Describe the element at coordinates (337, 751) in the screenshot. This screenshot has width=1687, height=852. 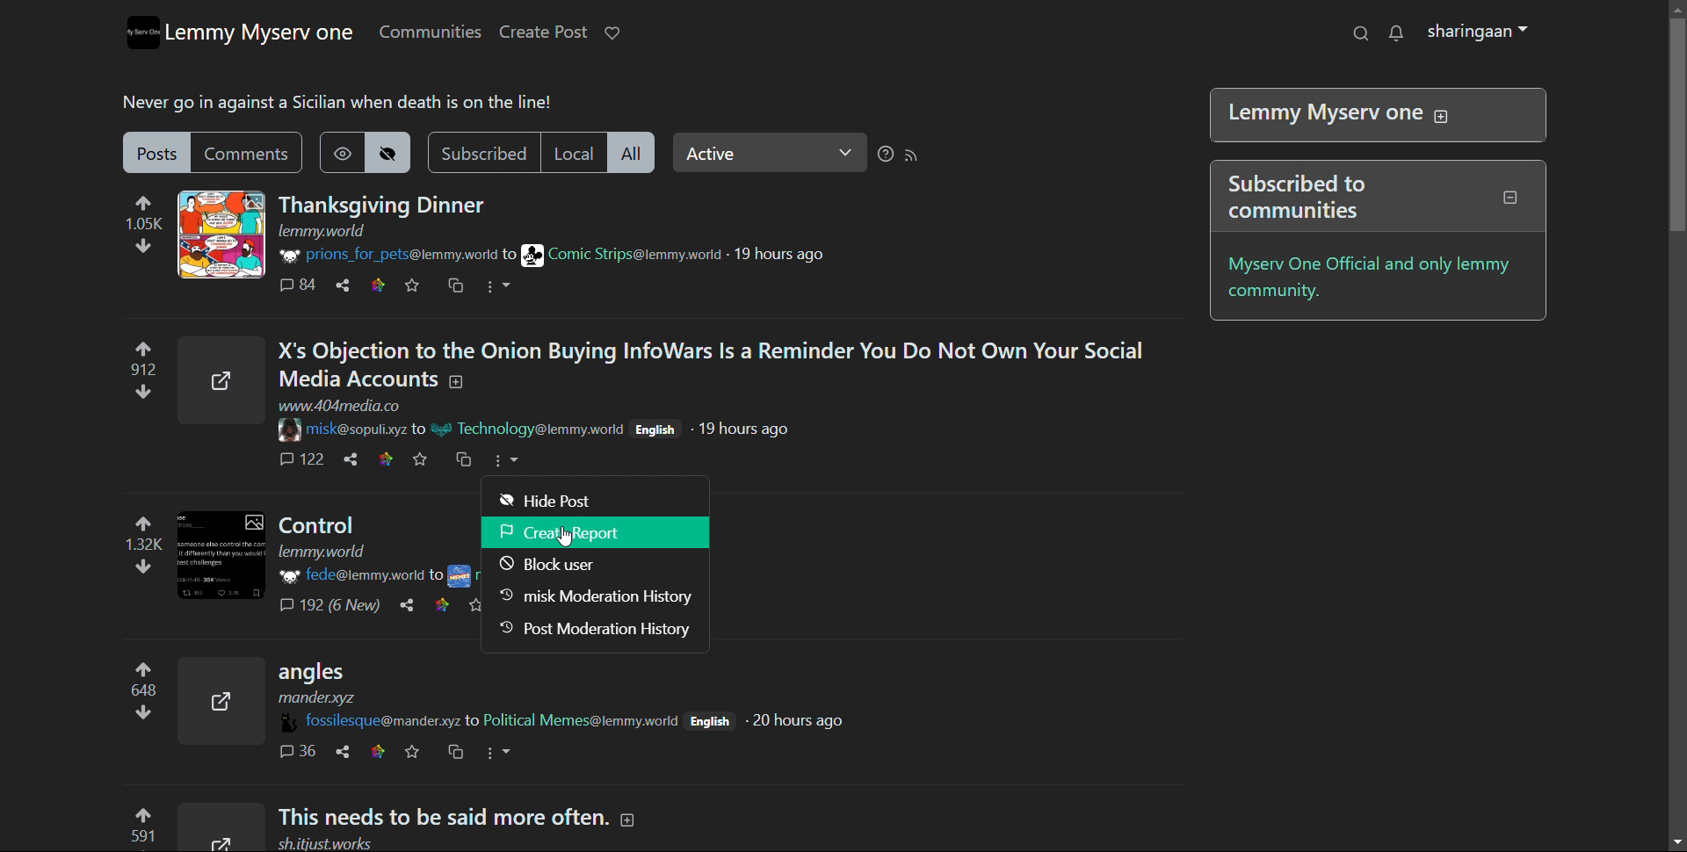
I see `share` at that location.